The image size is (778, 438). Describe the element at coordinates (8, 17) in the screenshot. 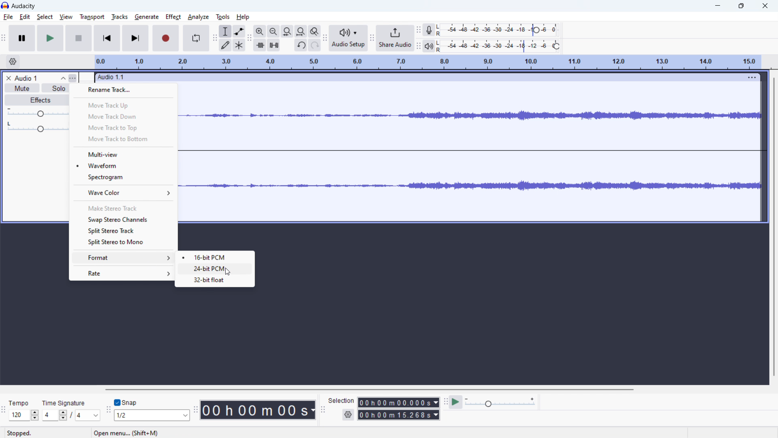

I see `file` at that location.